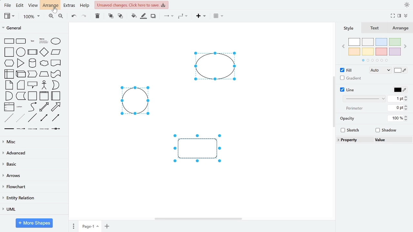 This screenshot has width=413, height=232. I want to click on insert page, so click(107, 226).